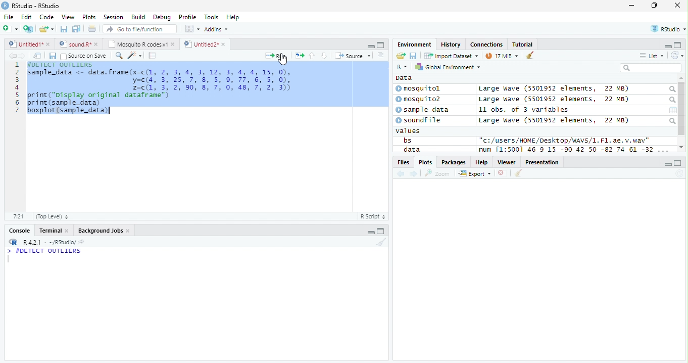 The image size is (688, 363). What do you see at coordinates (217, 29) in the screenshot?
I see `Addins` at bounding box center [217, 29].